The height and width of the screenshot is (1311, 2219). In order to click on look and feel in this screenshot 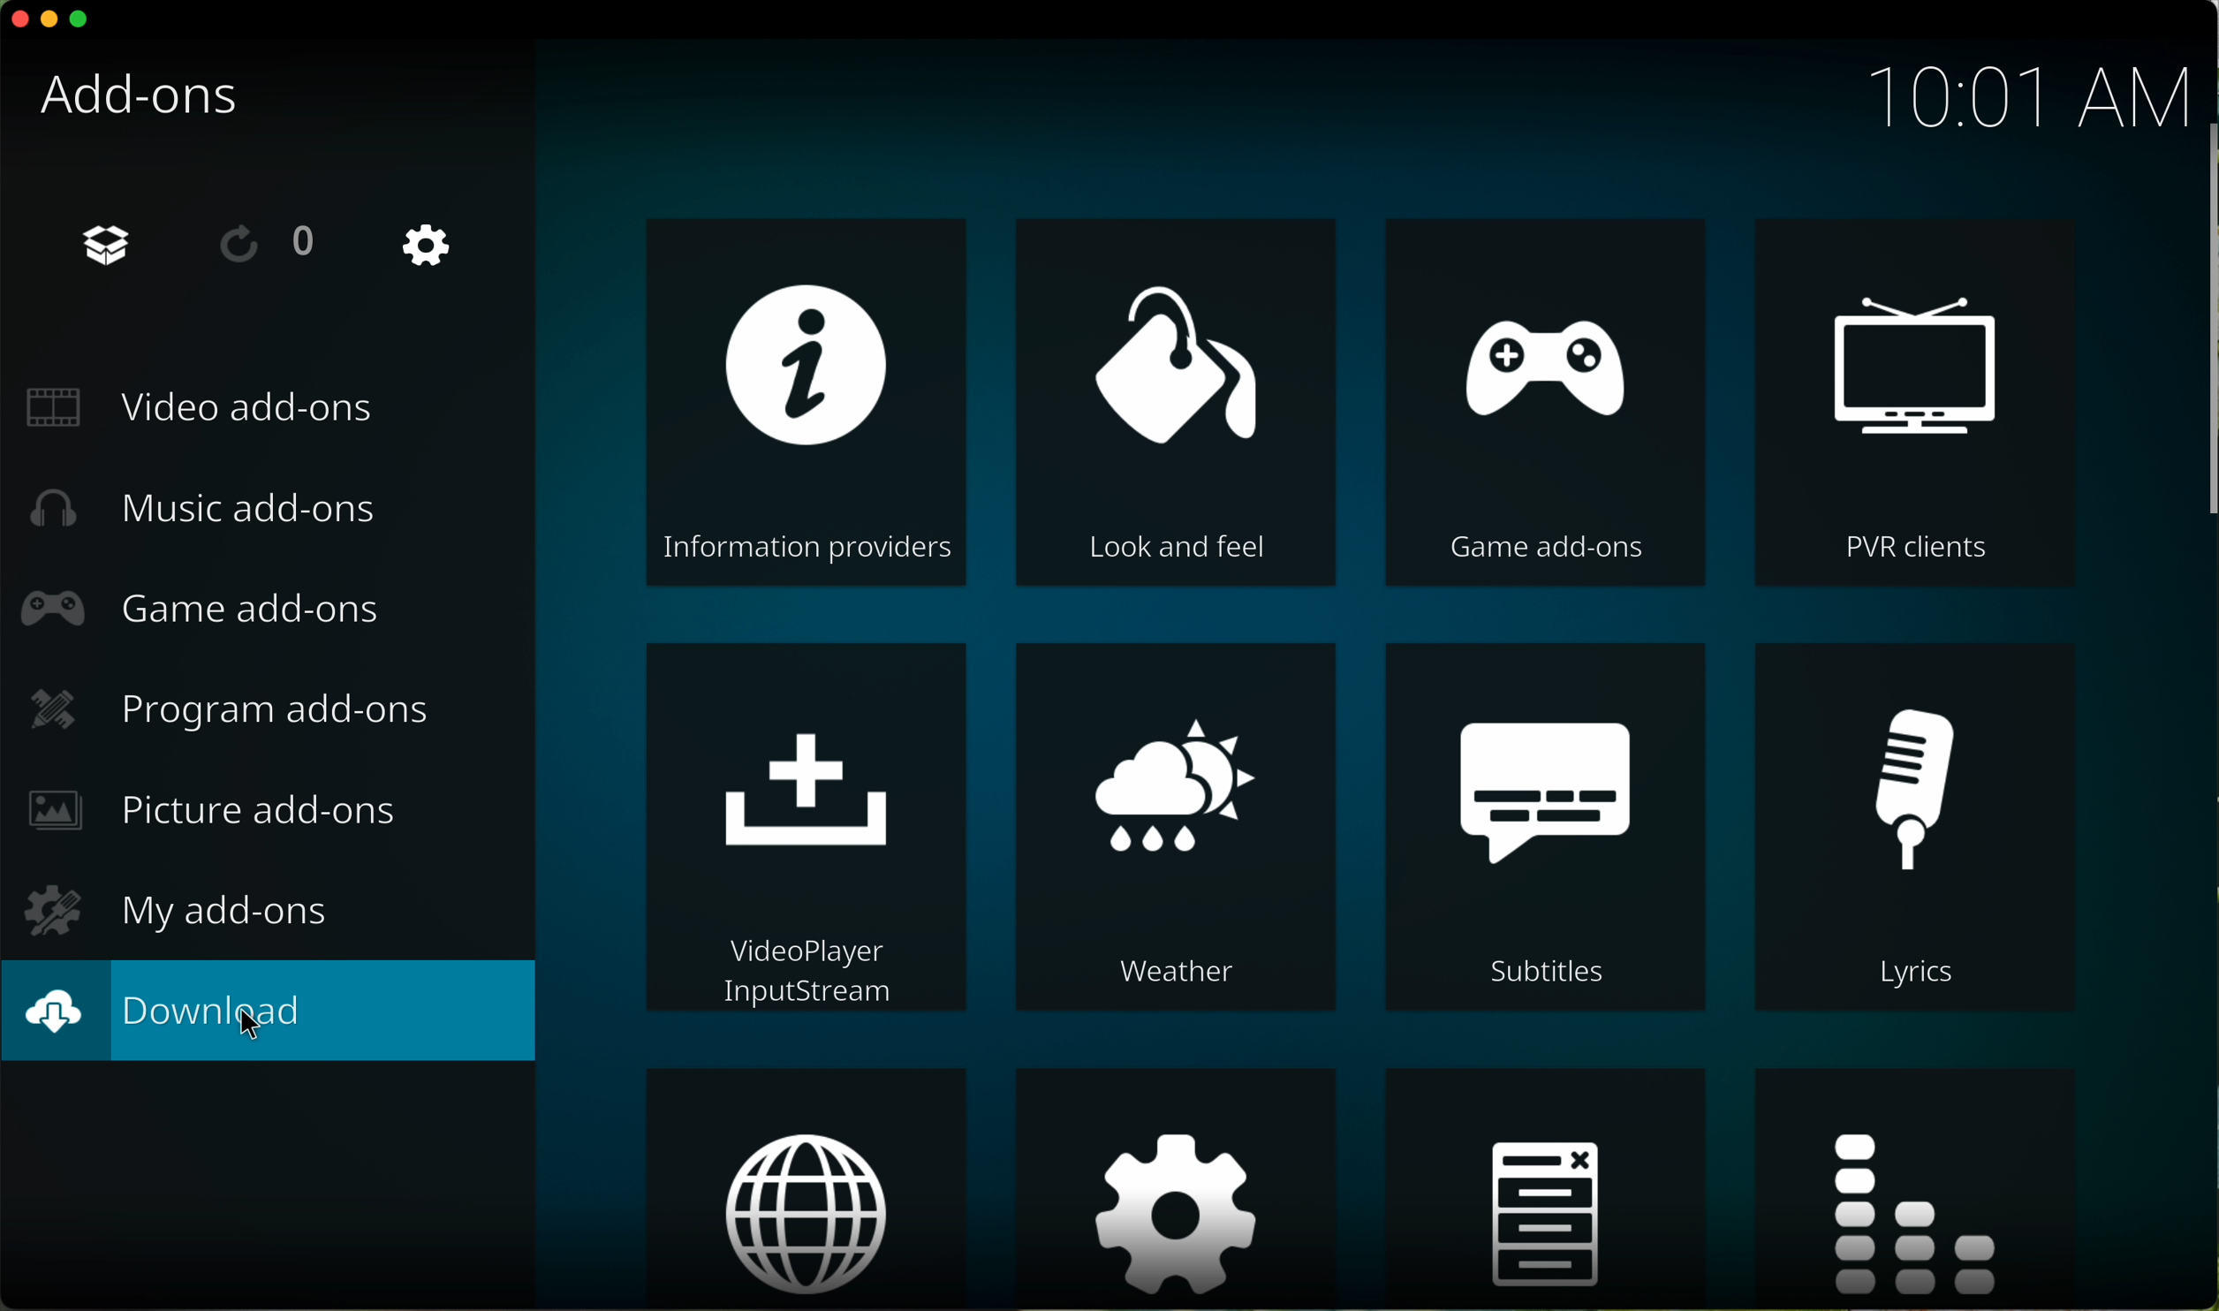, I will do `click(1178, 402)`.